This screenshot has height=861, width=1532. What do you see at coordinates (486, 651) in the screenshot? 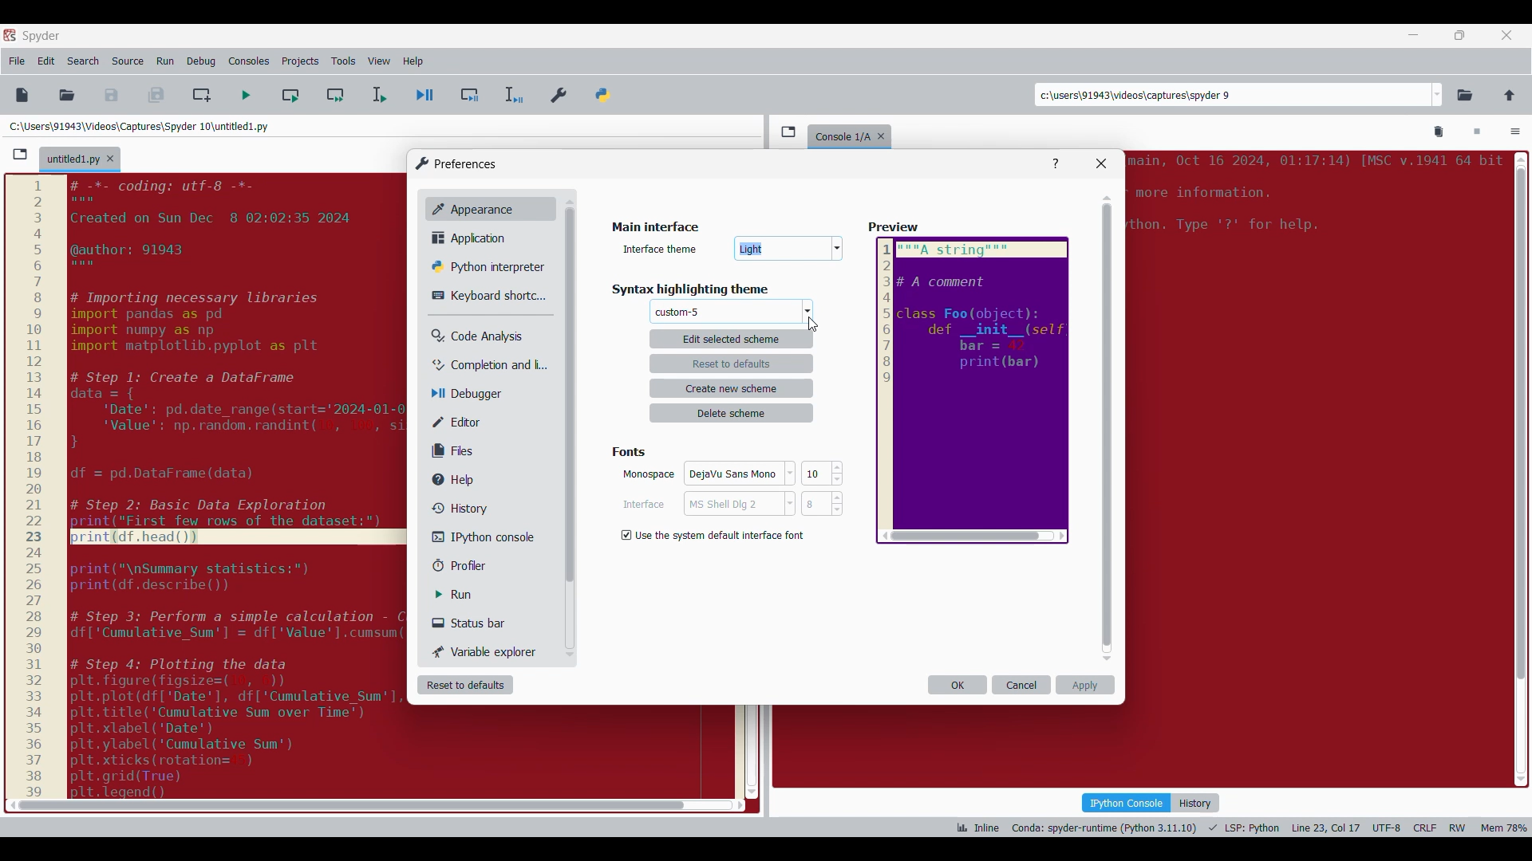
I see `Variable explorer` at bounding box center [486, 651].